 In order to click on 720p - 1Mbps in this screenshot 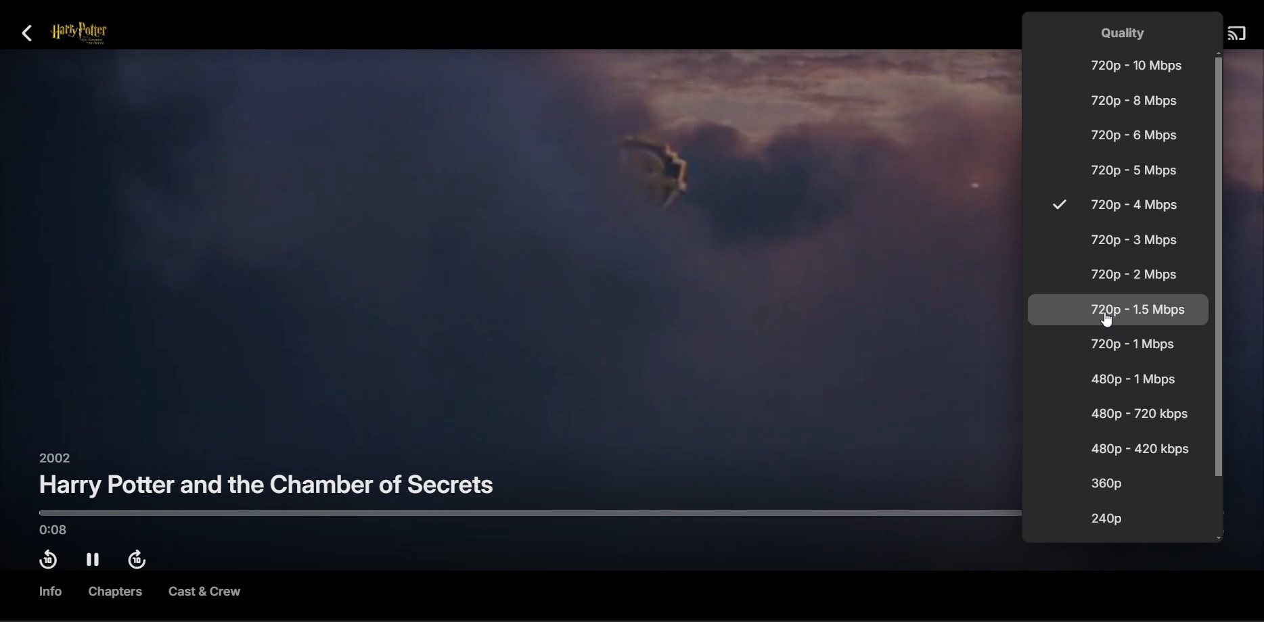, I will do `click(1131, 344)`.